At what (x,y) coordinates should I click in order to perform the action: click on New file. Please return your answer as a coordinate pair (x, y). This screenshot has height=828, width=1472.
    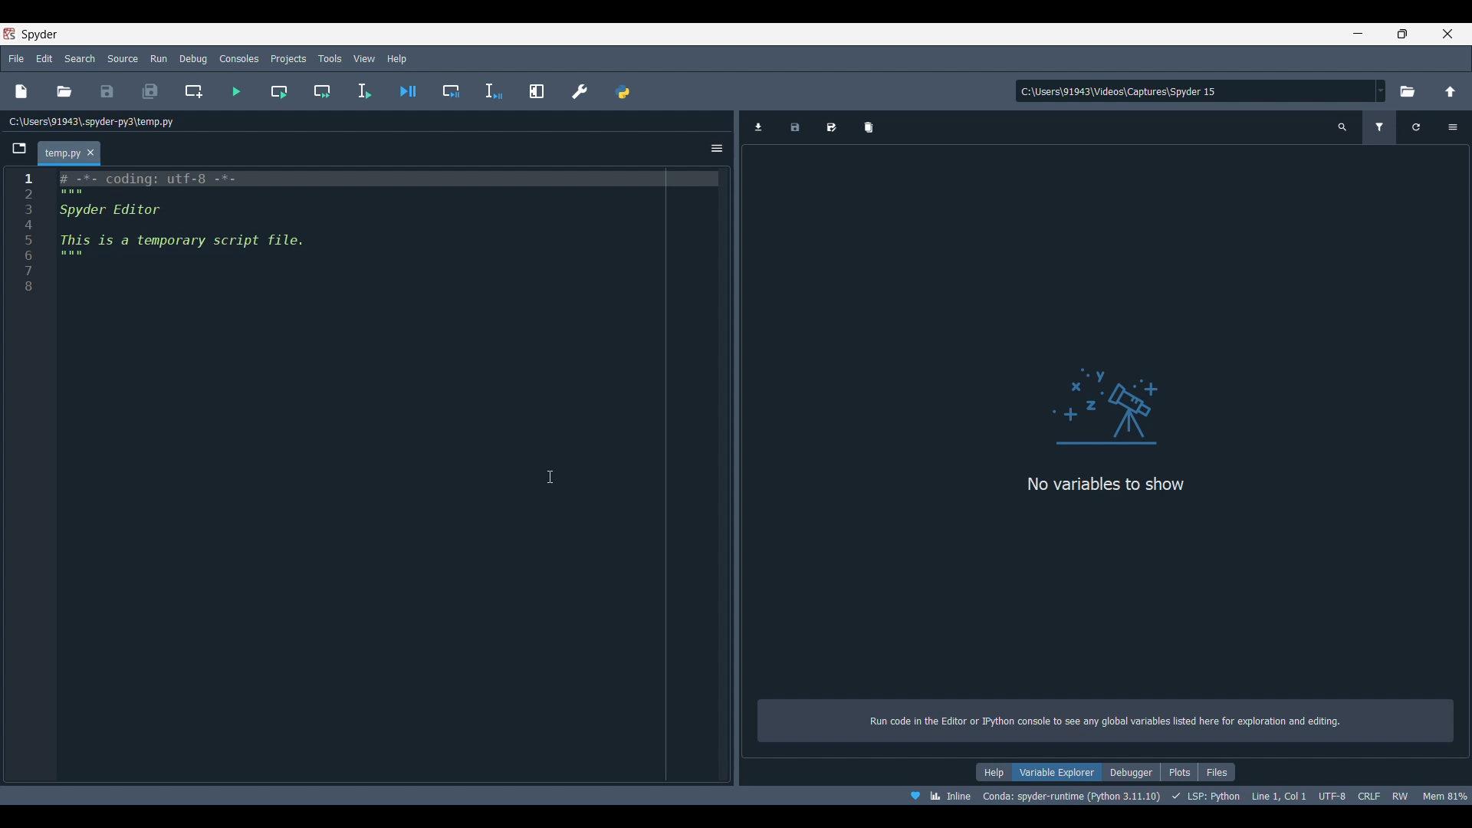
    Looking at the image, I should click on (21, 91).